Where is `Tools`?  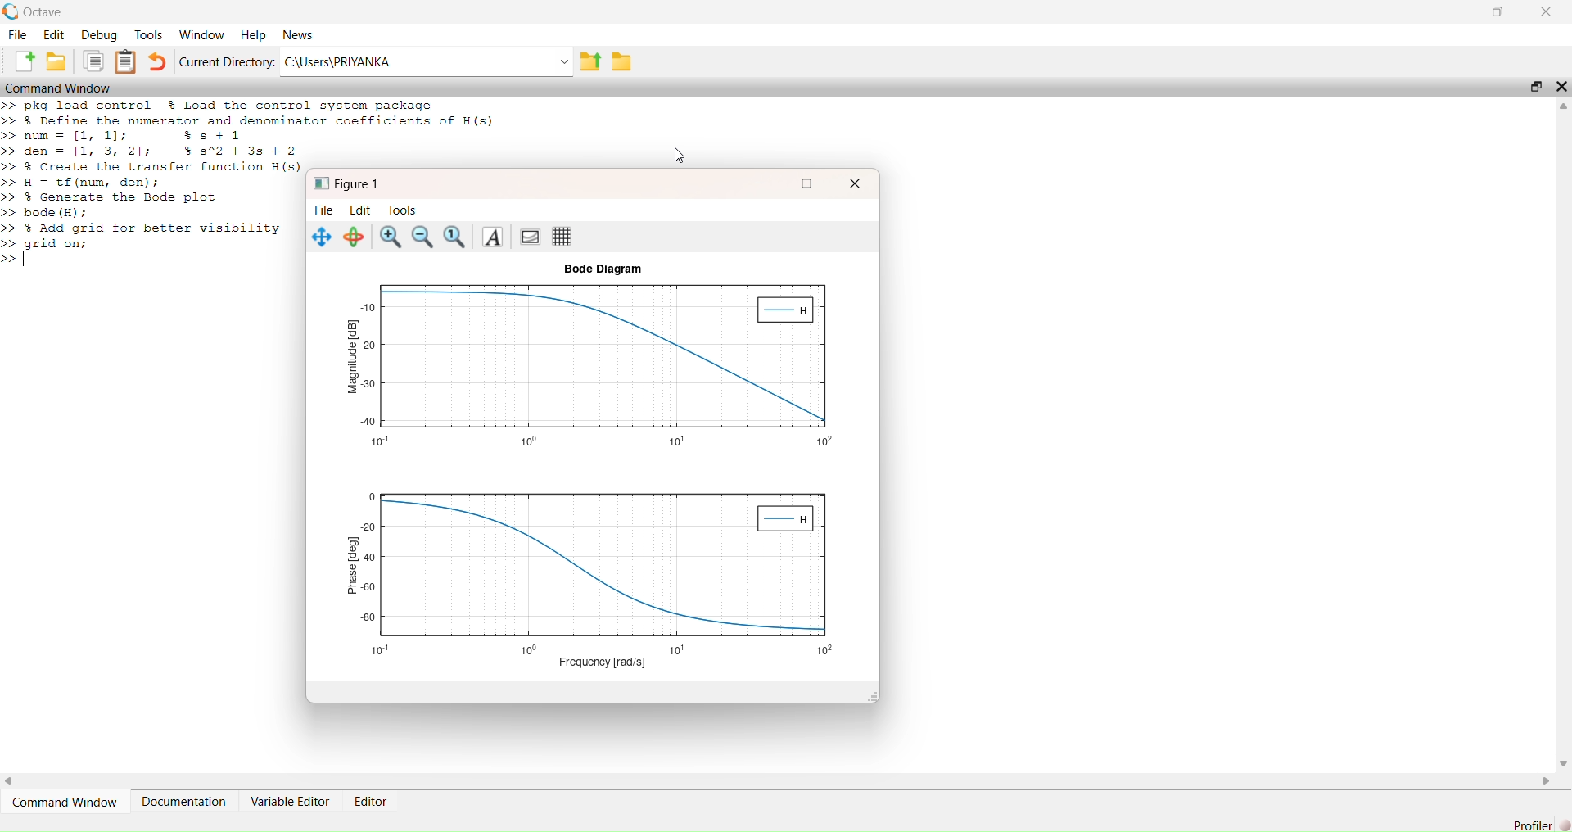
Tools is located at coordinates (403, 210).